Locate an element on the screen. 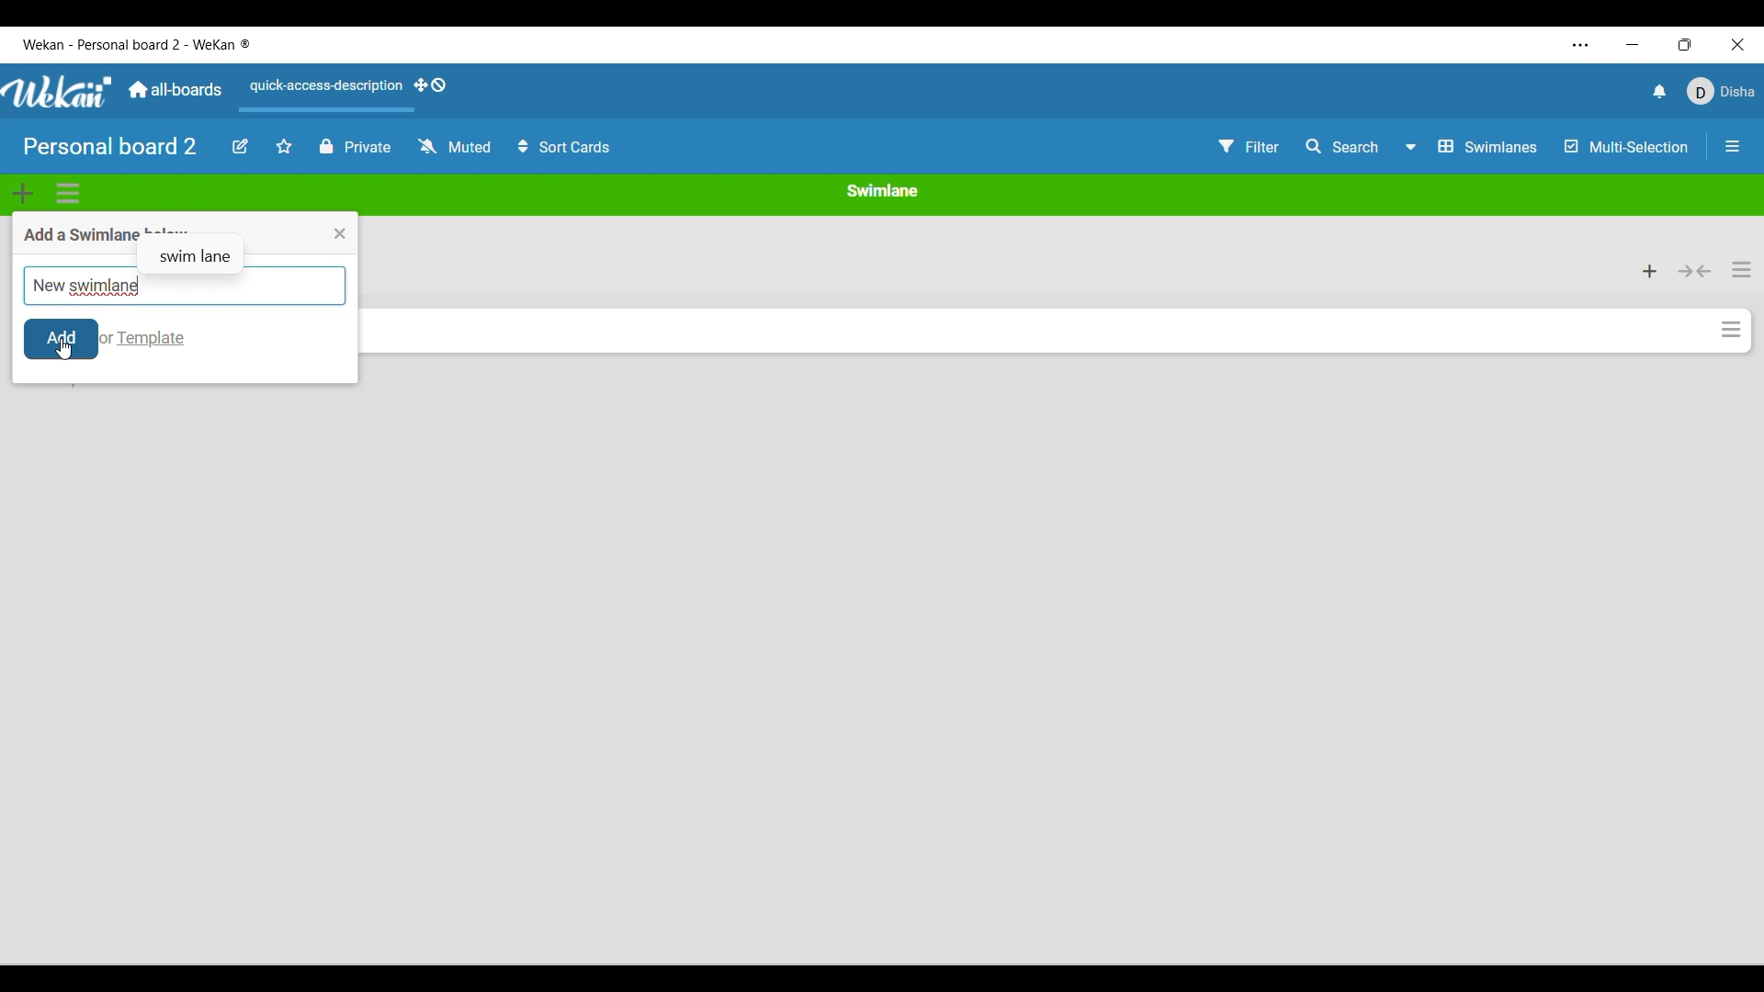 The width and height of the screenshot is (1764, 992). Cursor clicking on add input made is located at coordinates (62, 341).